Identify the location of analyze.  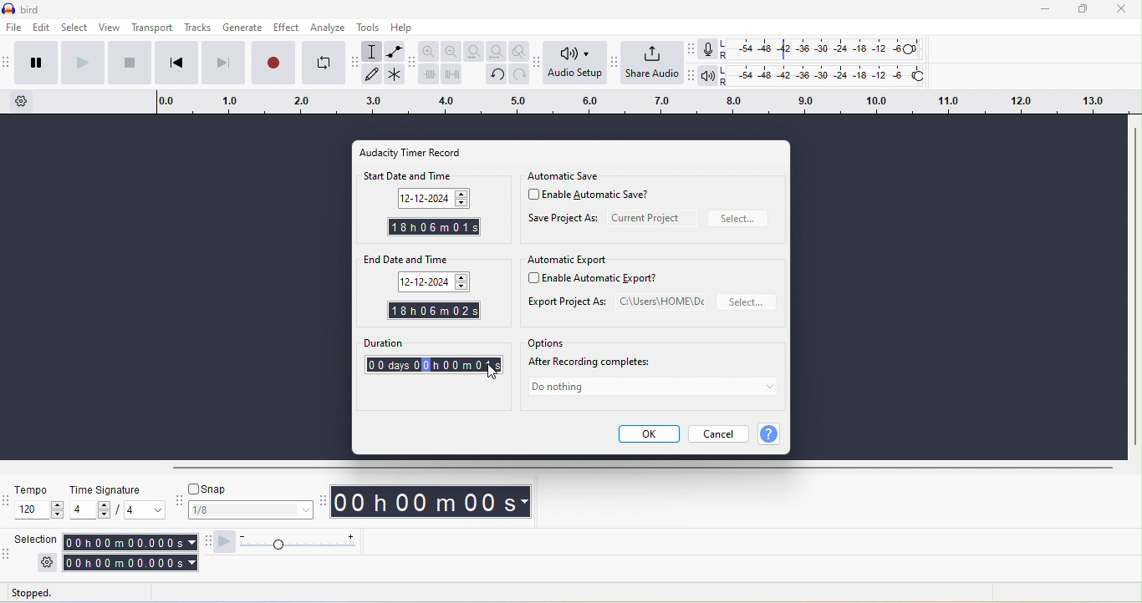
(328, 28).